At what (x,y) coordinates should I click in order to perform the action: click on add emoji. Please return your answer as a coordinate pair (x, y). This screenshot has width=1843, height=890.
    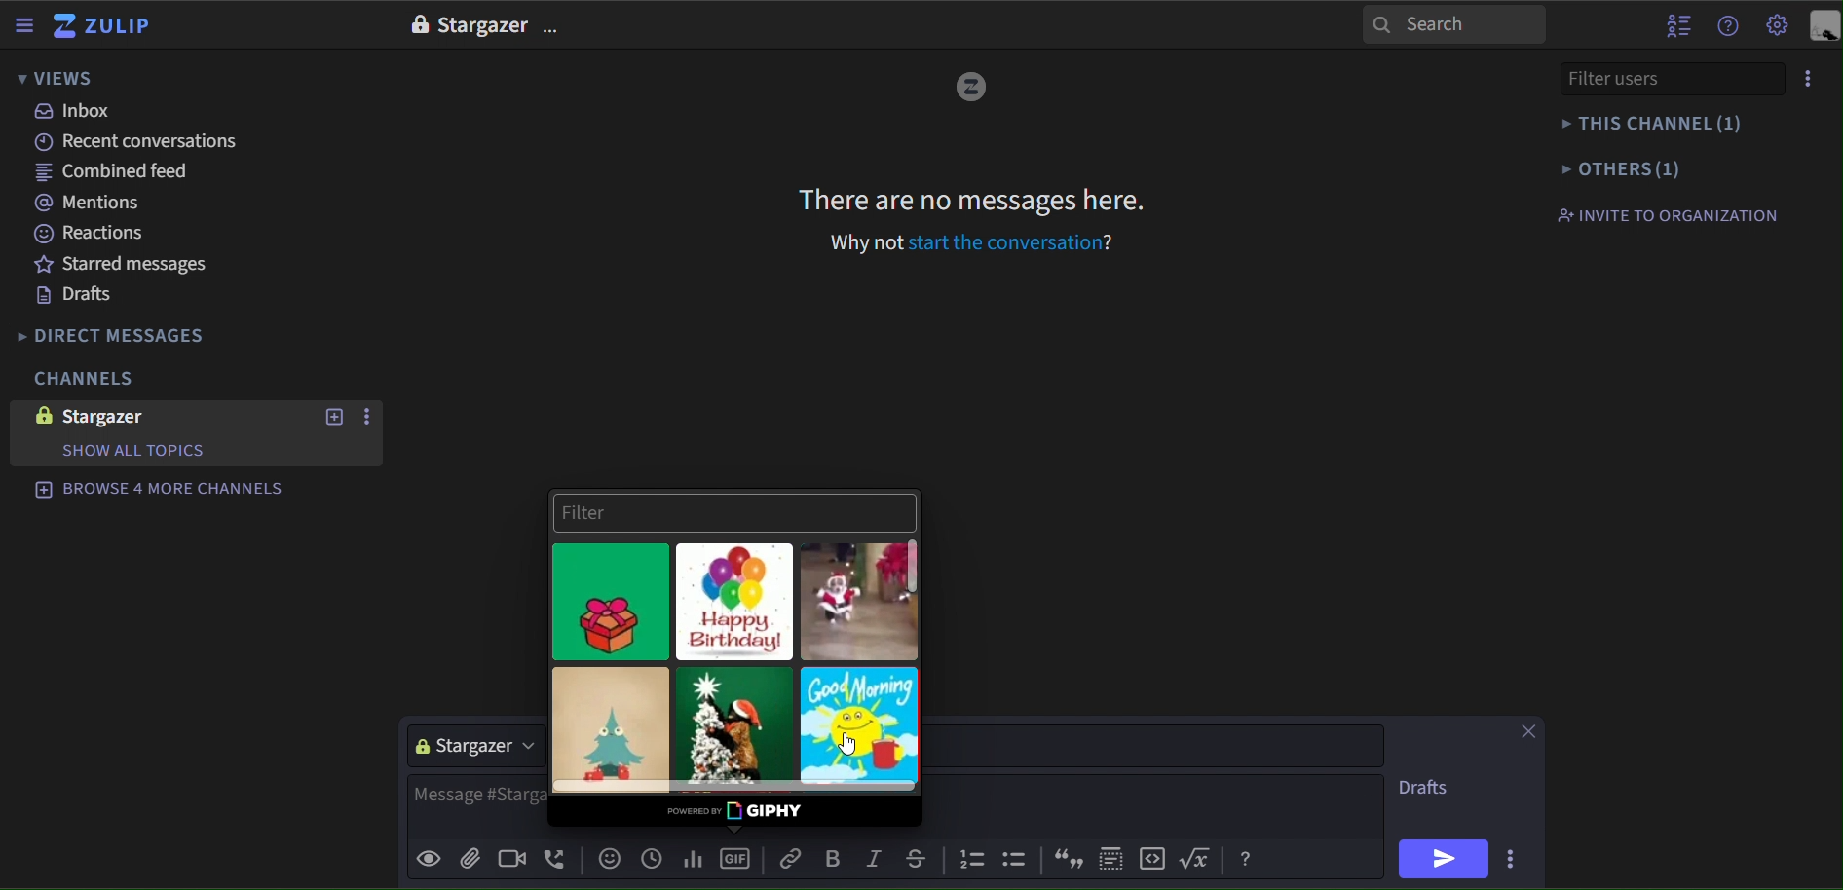
    Looking at the image, I should click on (610, 859).